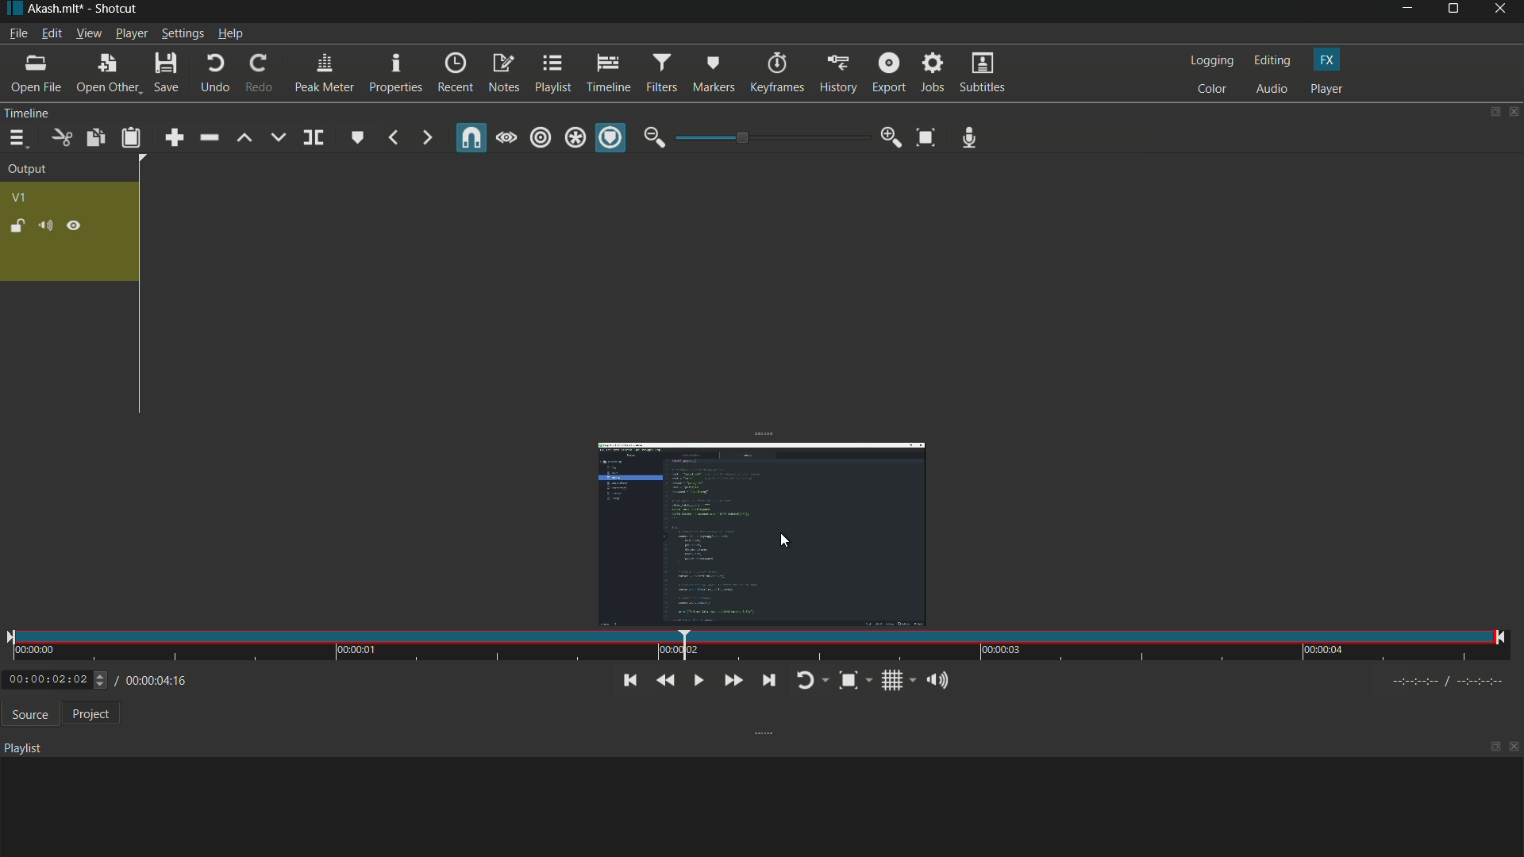  Describe the element at coordinates (245, 138) in the screenshot. I see `lift` at that location.